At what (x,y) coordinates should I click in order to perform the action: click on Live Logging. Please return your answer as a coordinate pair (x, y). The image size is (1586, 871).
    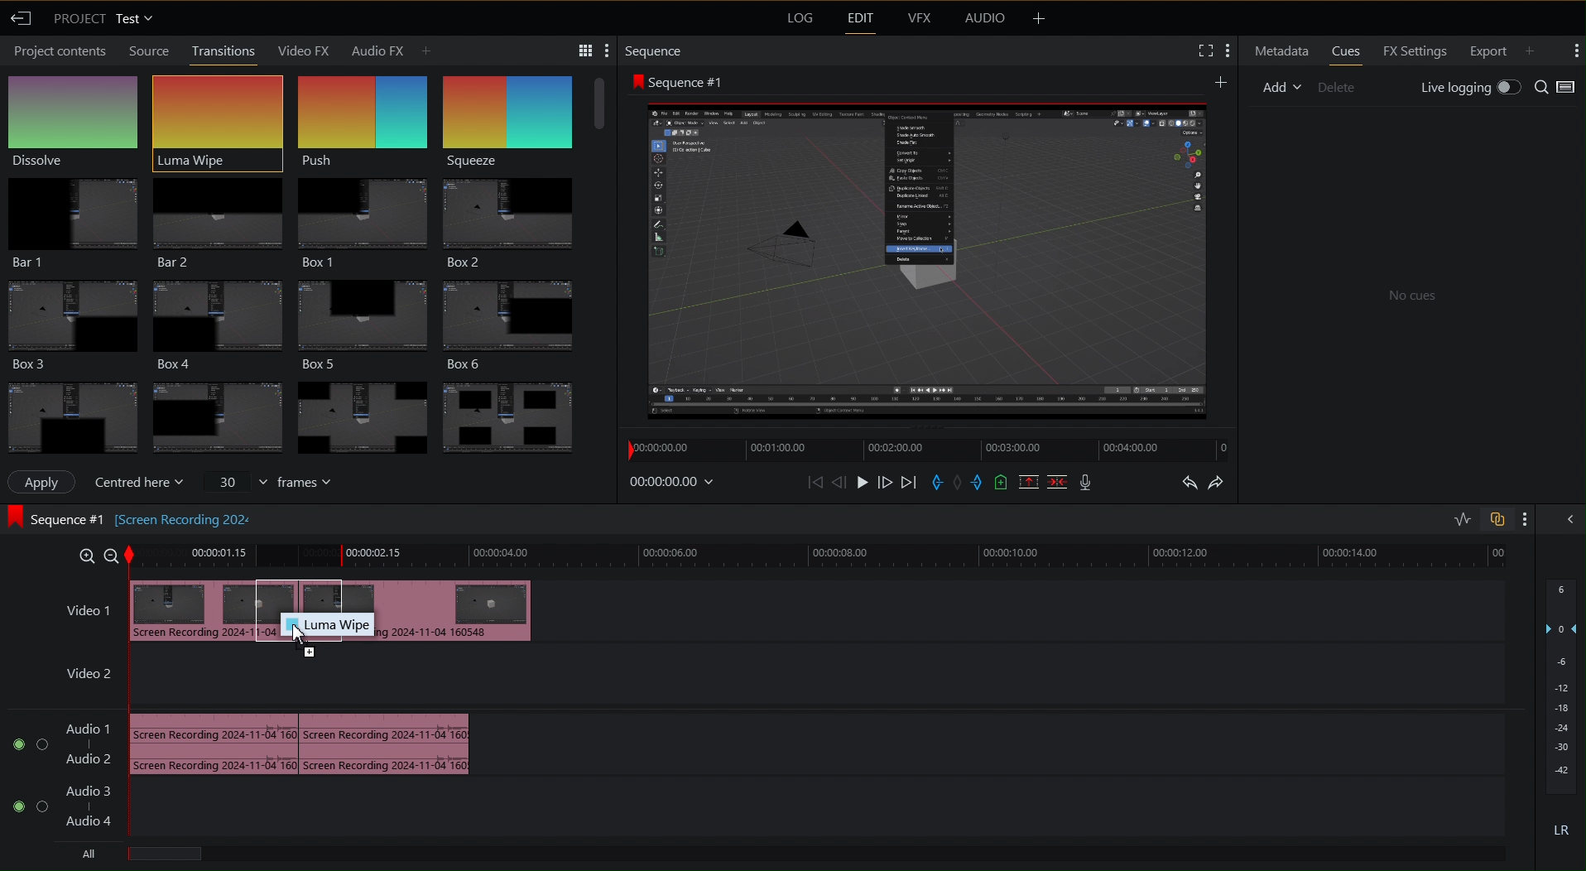
    Looking at the image, I should click on (1470, 86).